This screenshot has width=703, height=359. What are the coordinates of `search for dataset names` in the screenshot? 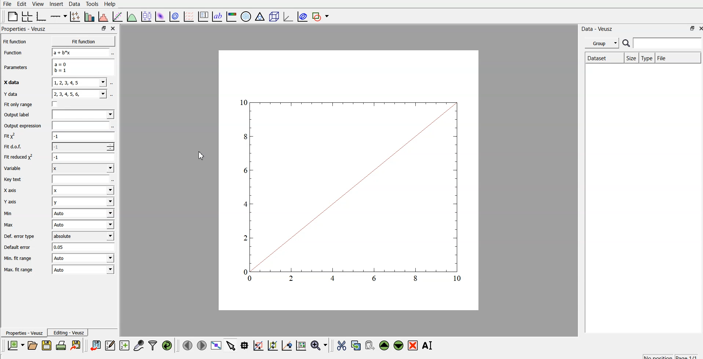 It's located at (667, 43).